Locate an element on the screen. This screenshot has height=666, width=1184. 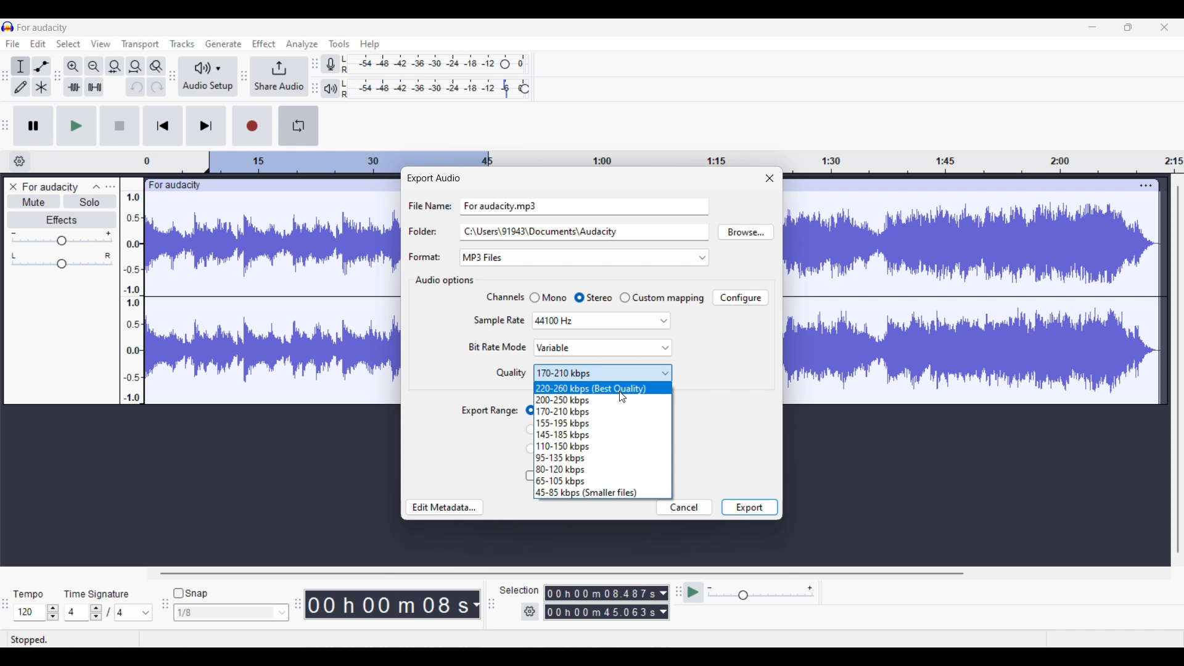
Close track is located at coordinates (14, 186).